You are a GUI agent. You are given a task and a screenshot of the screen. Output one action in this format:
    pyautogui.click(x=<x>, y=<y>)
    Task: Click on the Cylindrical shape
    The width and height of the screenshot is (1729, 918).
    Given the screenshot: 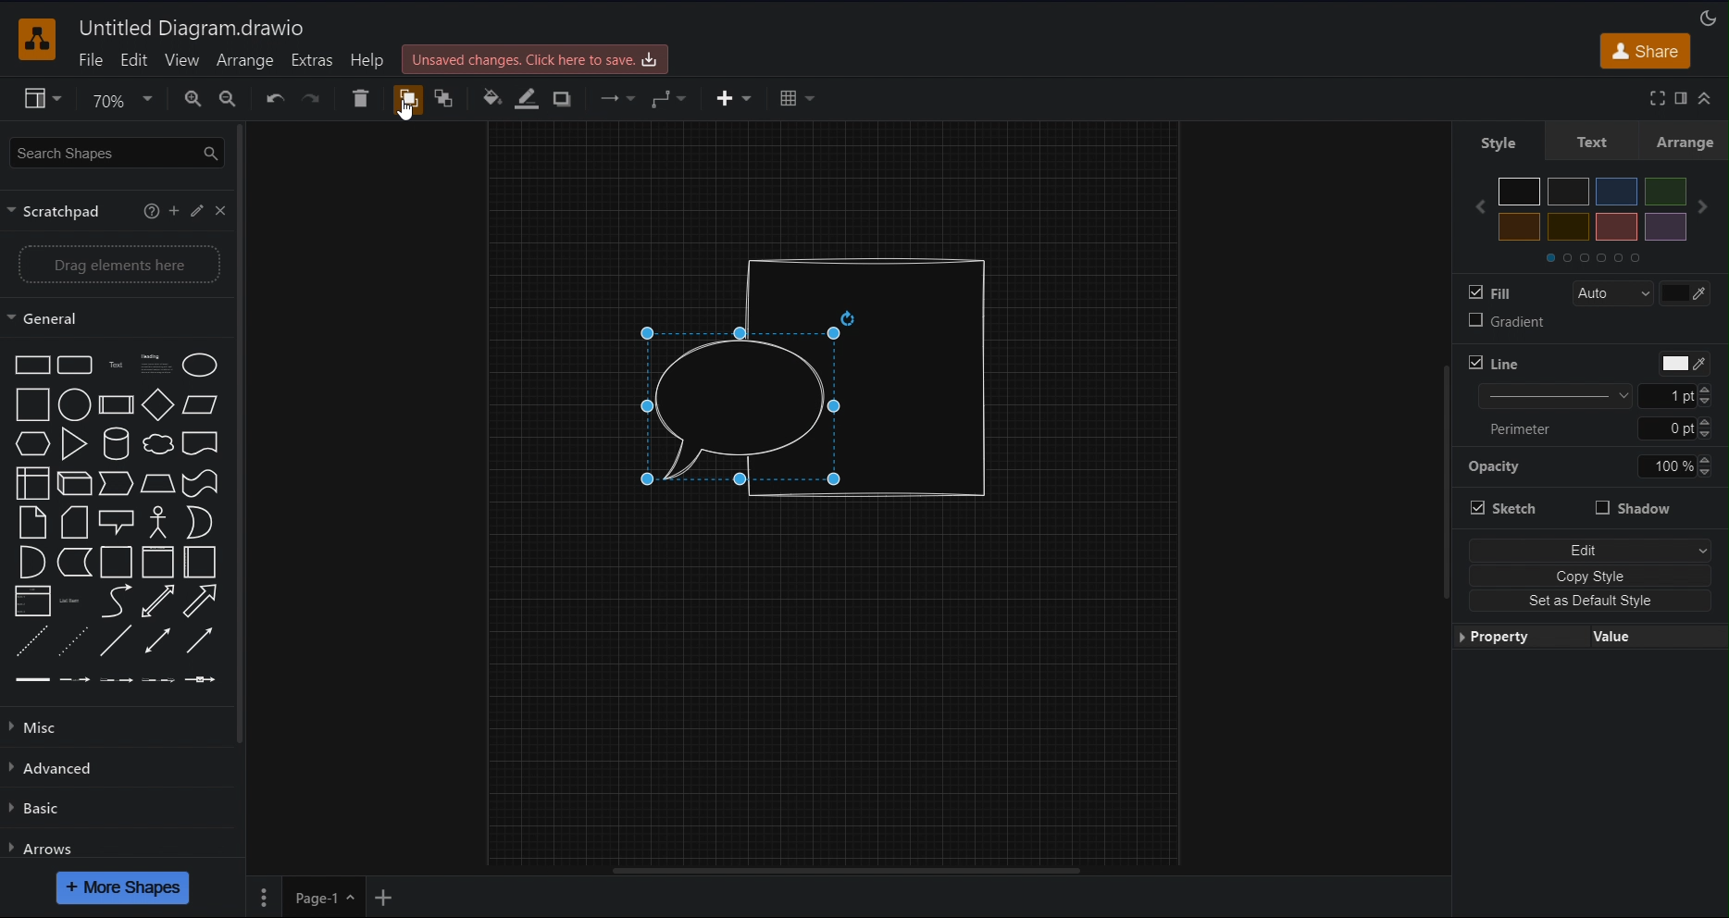 What is the action you would take?
    pyautogui.click(x=925, y=378)
    